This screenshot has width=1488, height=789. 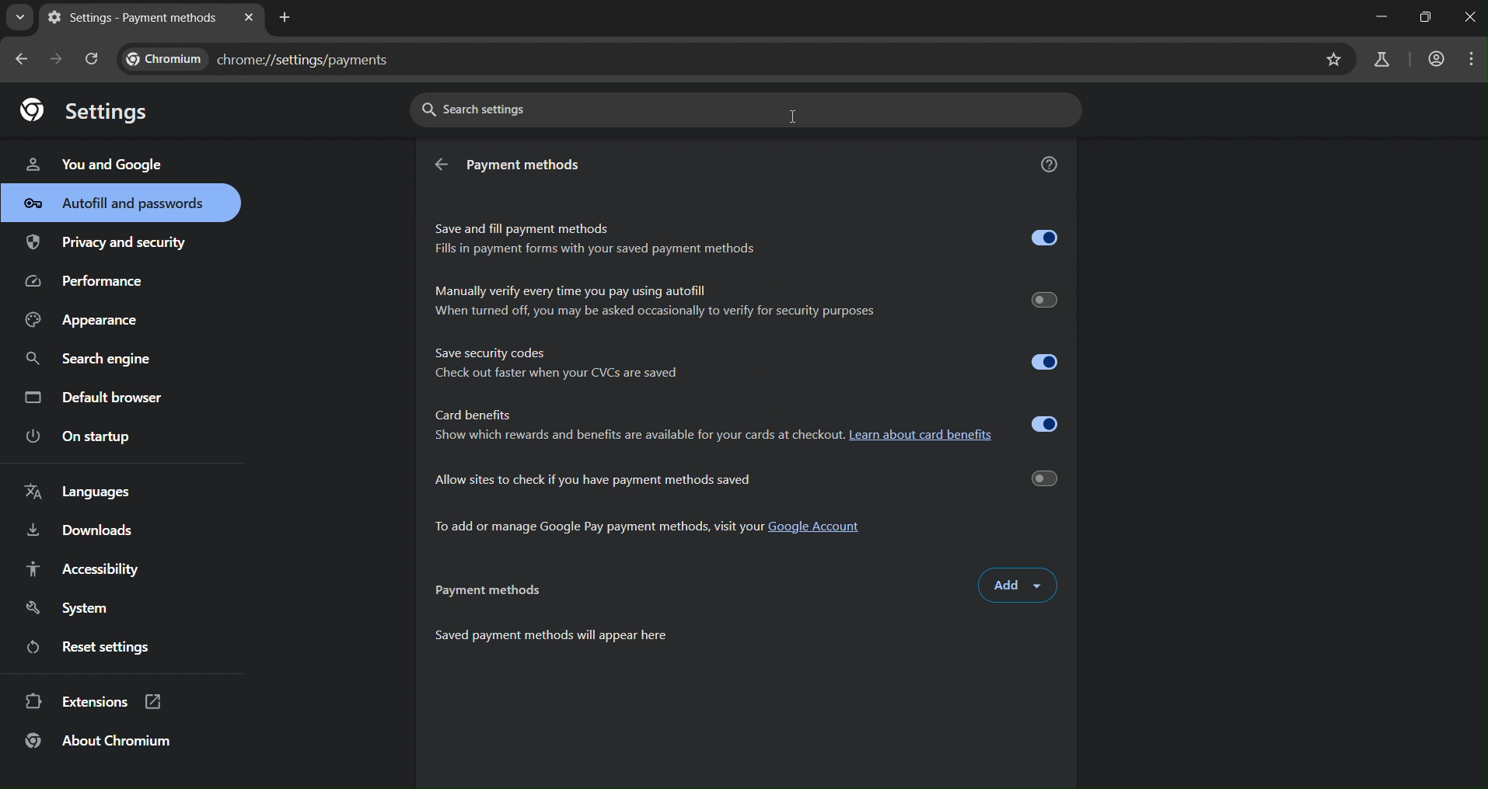 I want to click on minimize, so click(x=1379, y=17).